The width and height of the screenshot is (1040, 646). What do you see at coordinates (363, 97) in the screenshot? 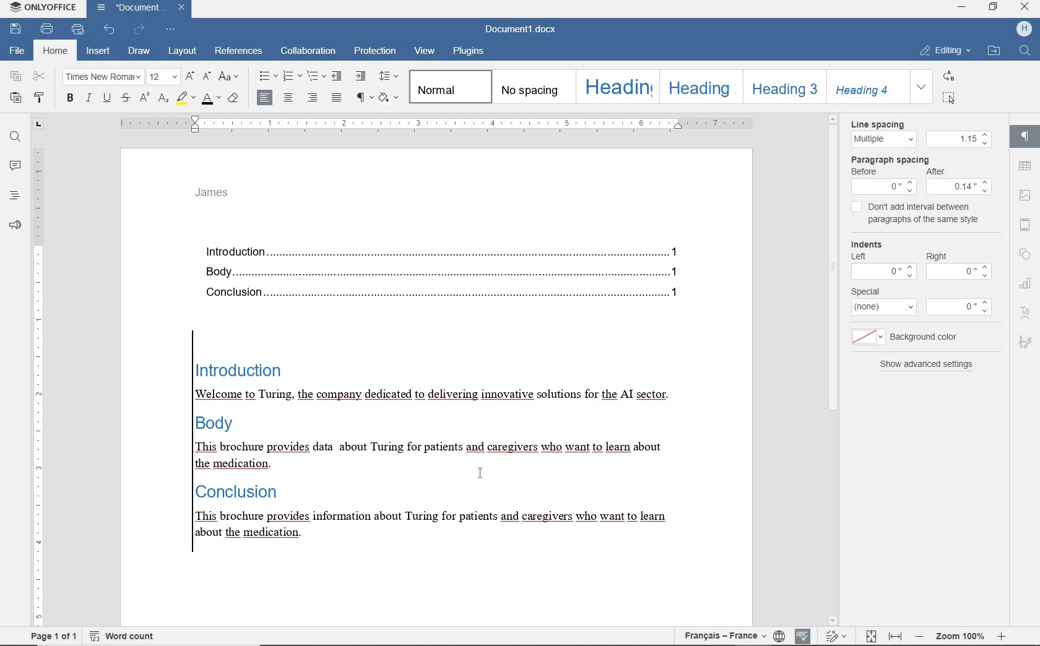
I see `nonprinting characters` at bounding box center [363, 97].